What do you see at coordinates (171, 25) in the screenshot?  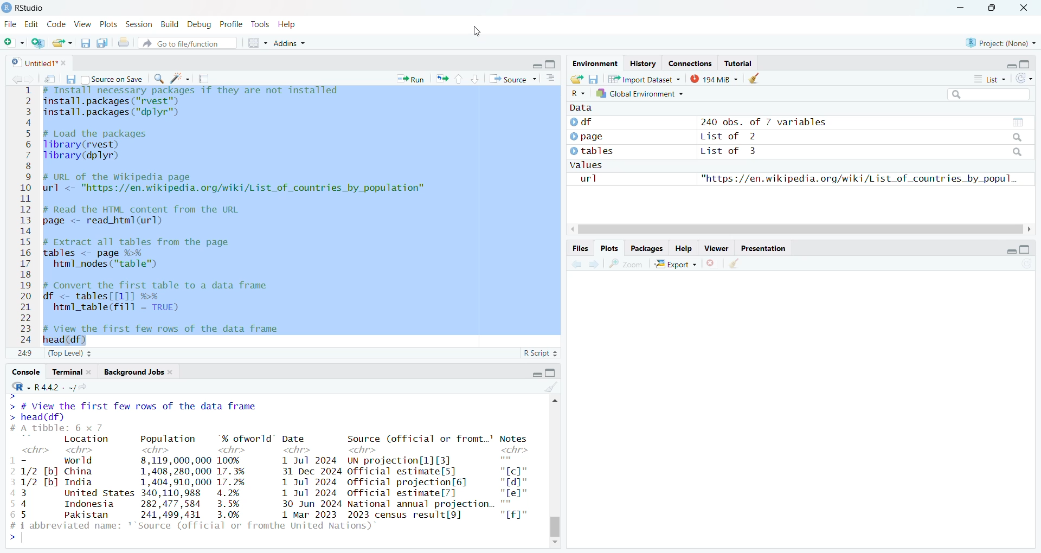 I see `Build` at bounding box center [171, 25].